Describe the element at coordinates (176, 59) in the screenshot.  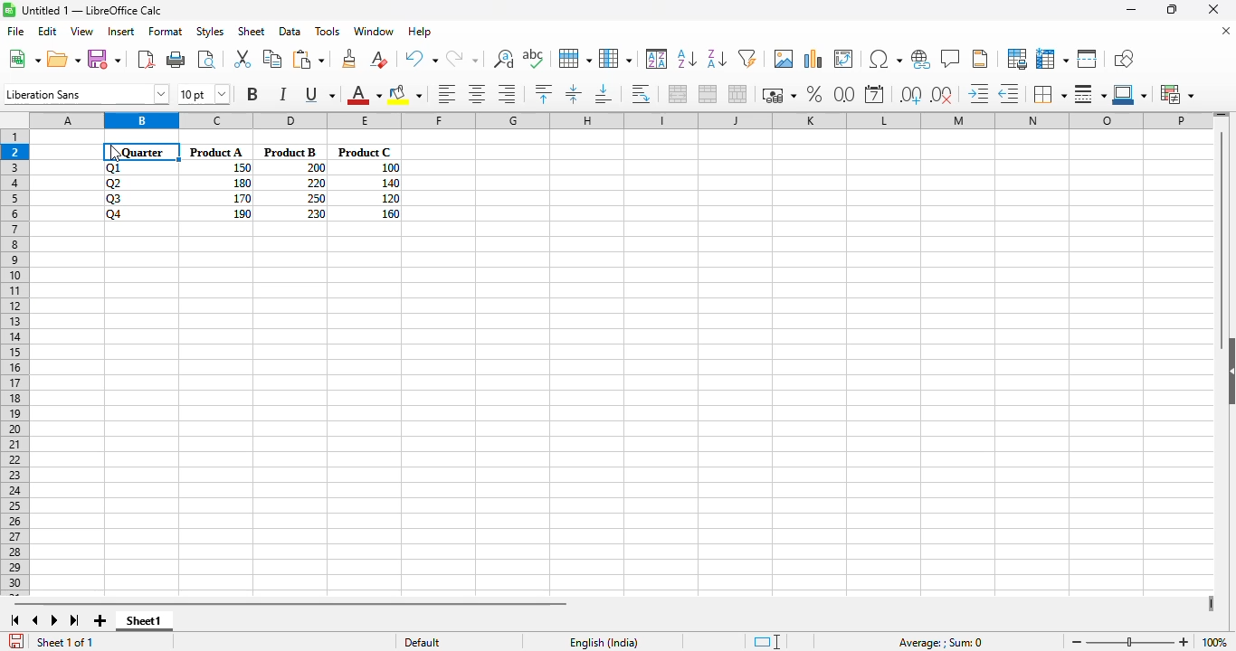
I see `print` at that location.